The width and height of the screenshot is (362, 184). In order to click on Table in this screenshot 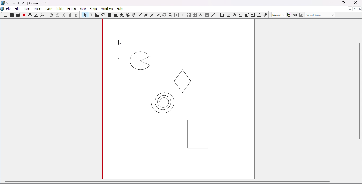, I will do `click(109, 15)`.